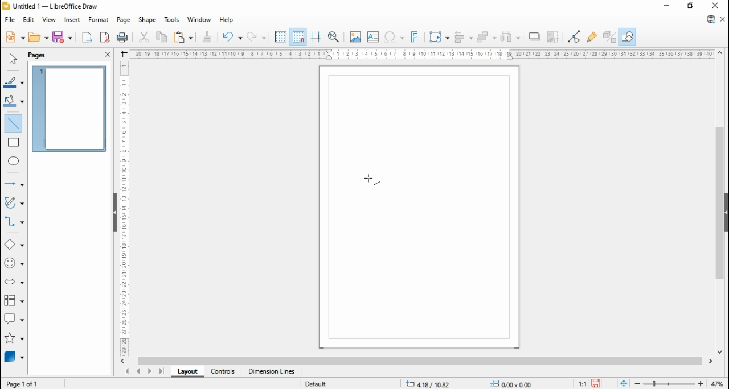  I want to click on dimension lines, so click(272, 372).